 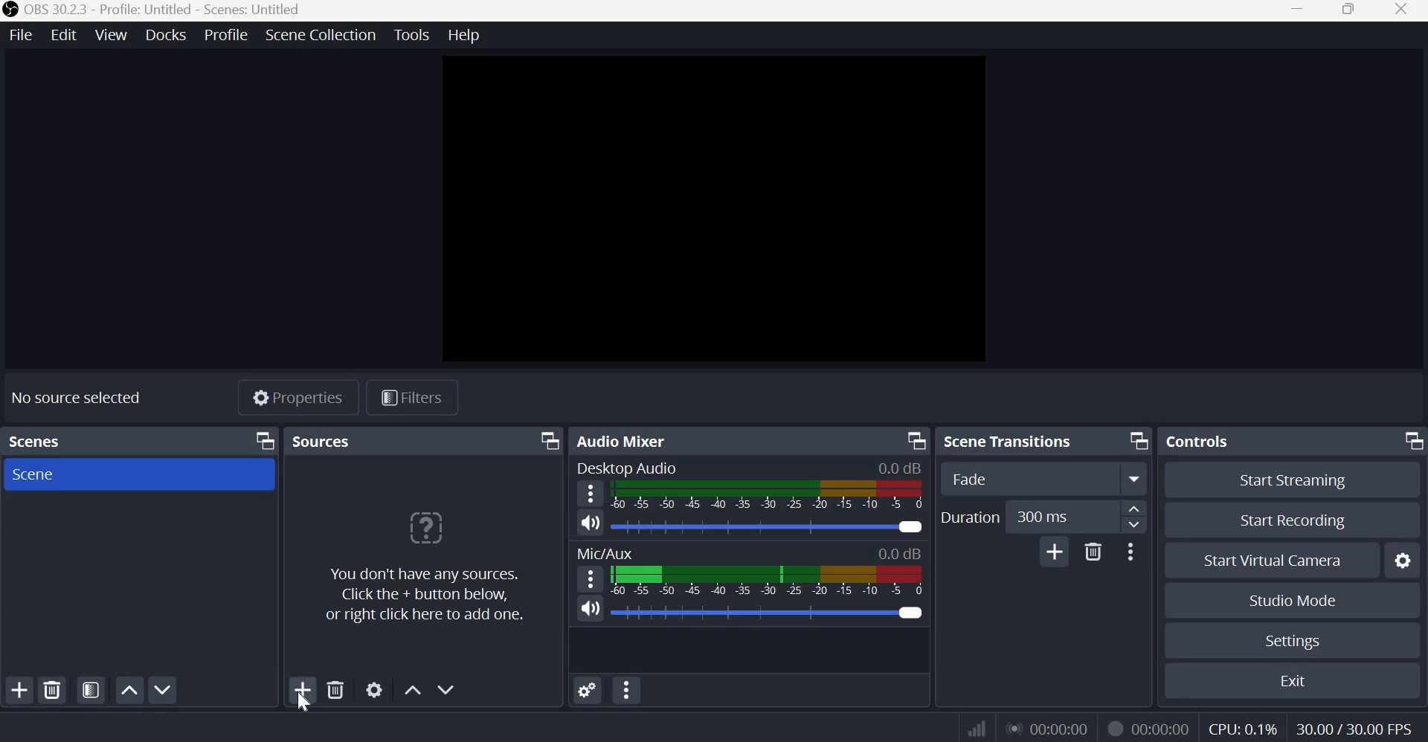 What do you see at coordinates (413, 691) in the screenshot?
I see `Move source(s) up` at bounding box center [413, 691].